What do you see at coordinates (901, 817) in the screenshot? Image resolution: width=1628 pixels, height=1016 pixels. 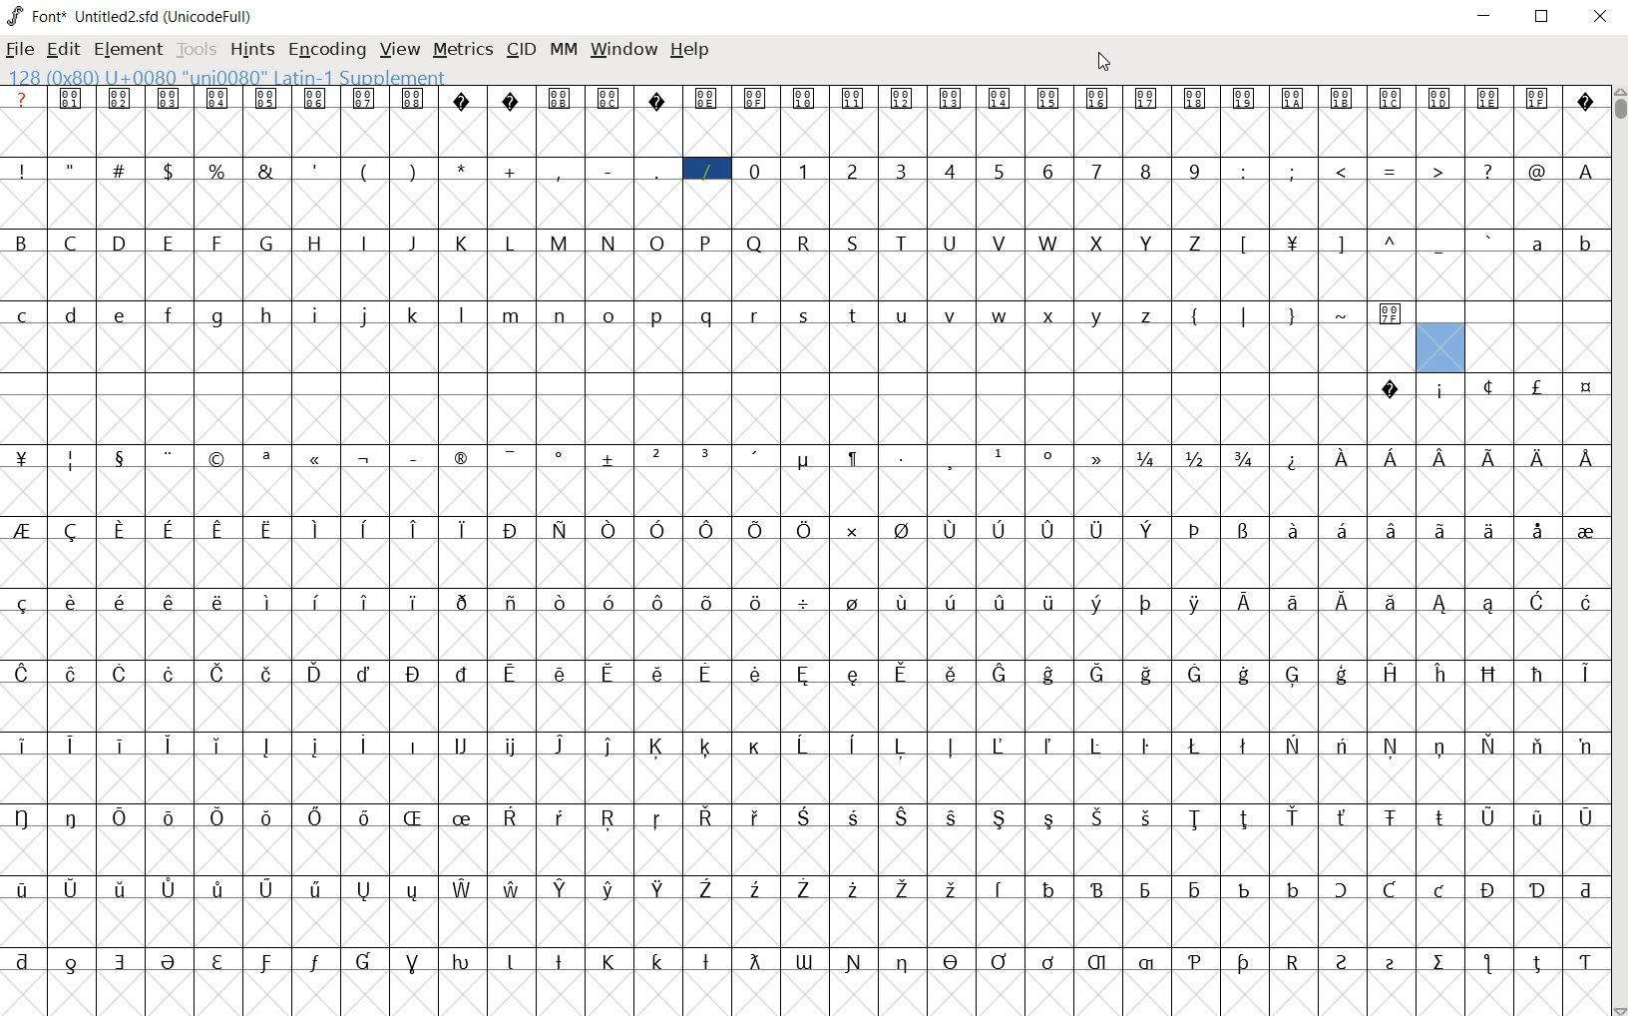 I see `glyph` at bounding box center [901, 817].